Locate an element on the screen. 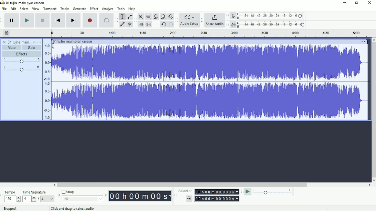 Image resolution: width=376 pixels, height=211 pixels. Close is located at coordinates (369, 3).